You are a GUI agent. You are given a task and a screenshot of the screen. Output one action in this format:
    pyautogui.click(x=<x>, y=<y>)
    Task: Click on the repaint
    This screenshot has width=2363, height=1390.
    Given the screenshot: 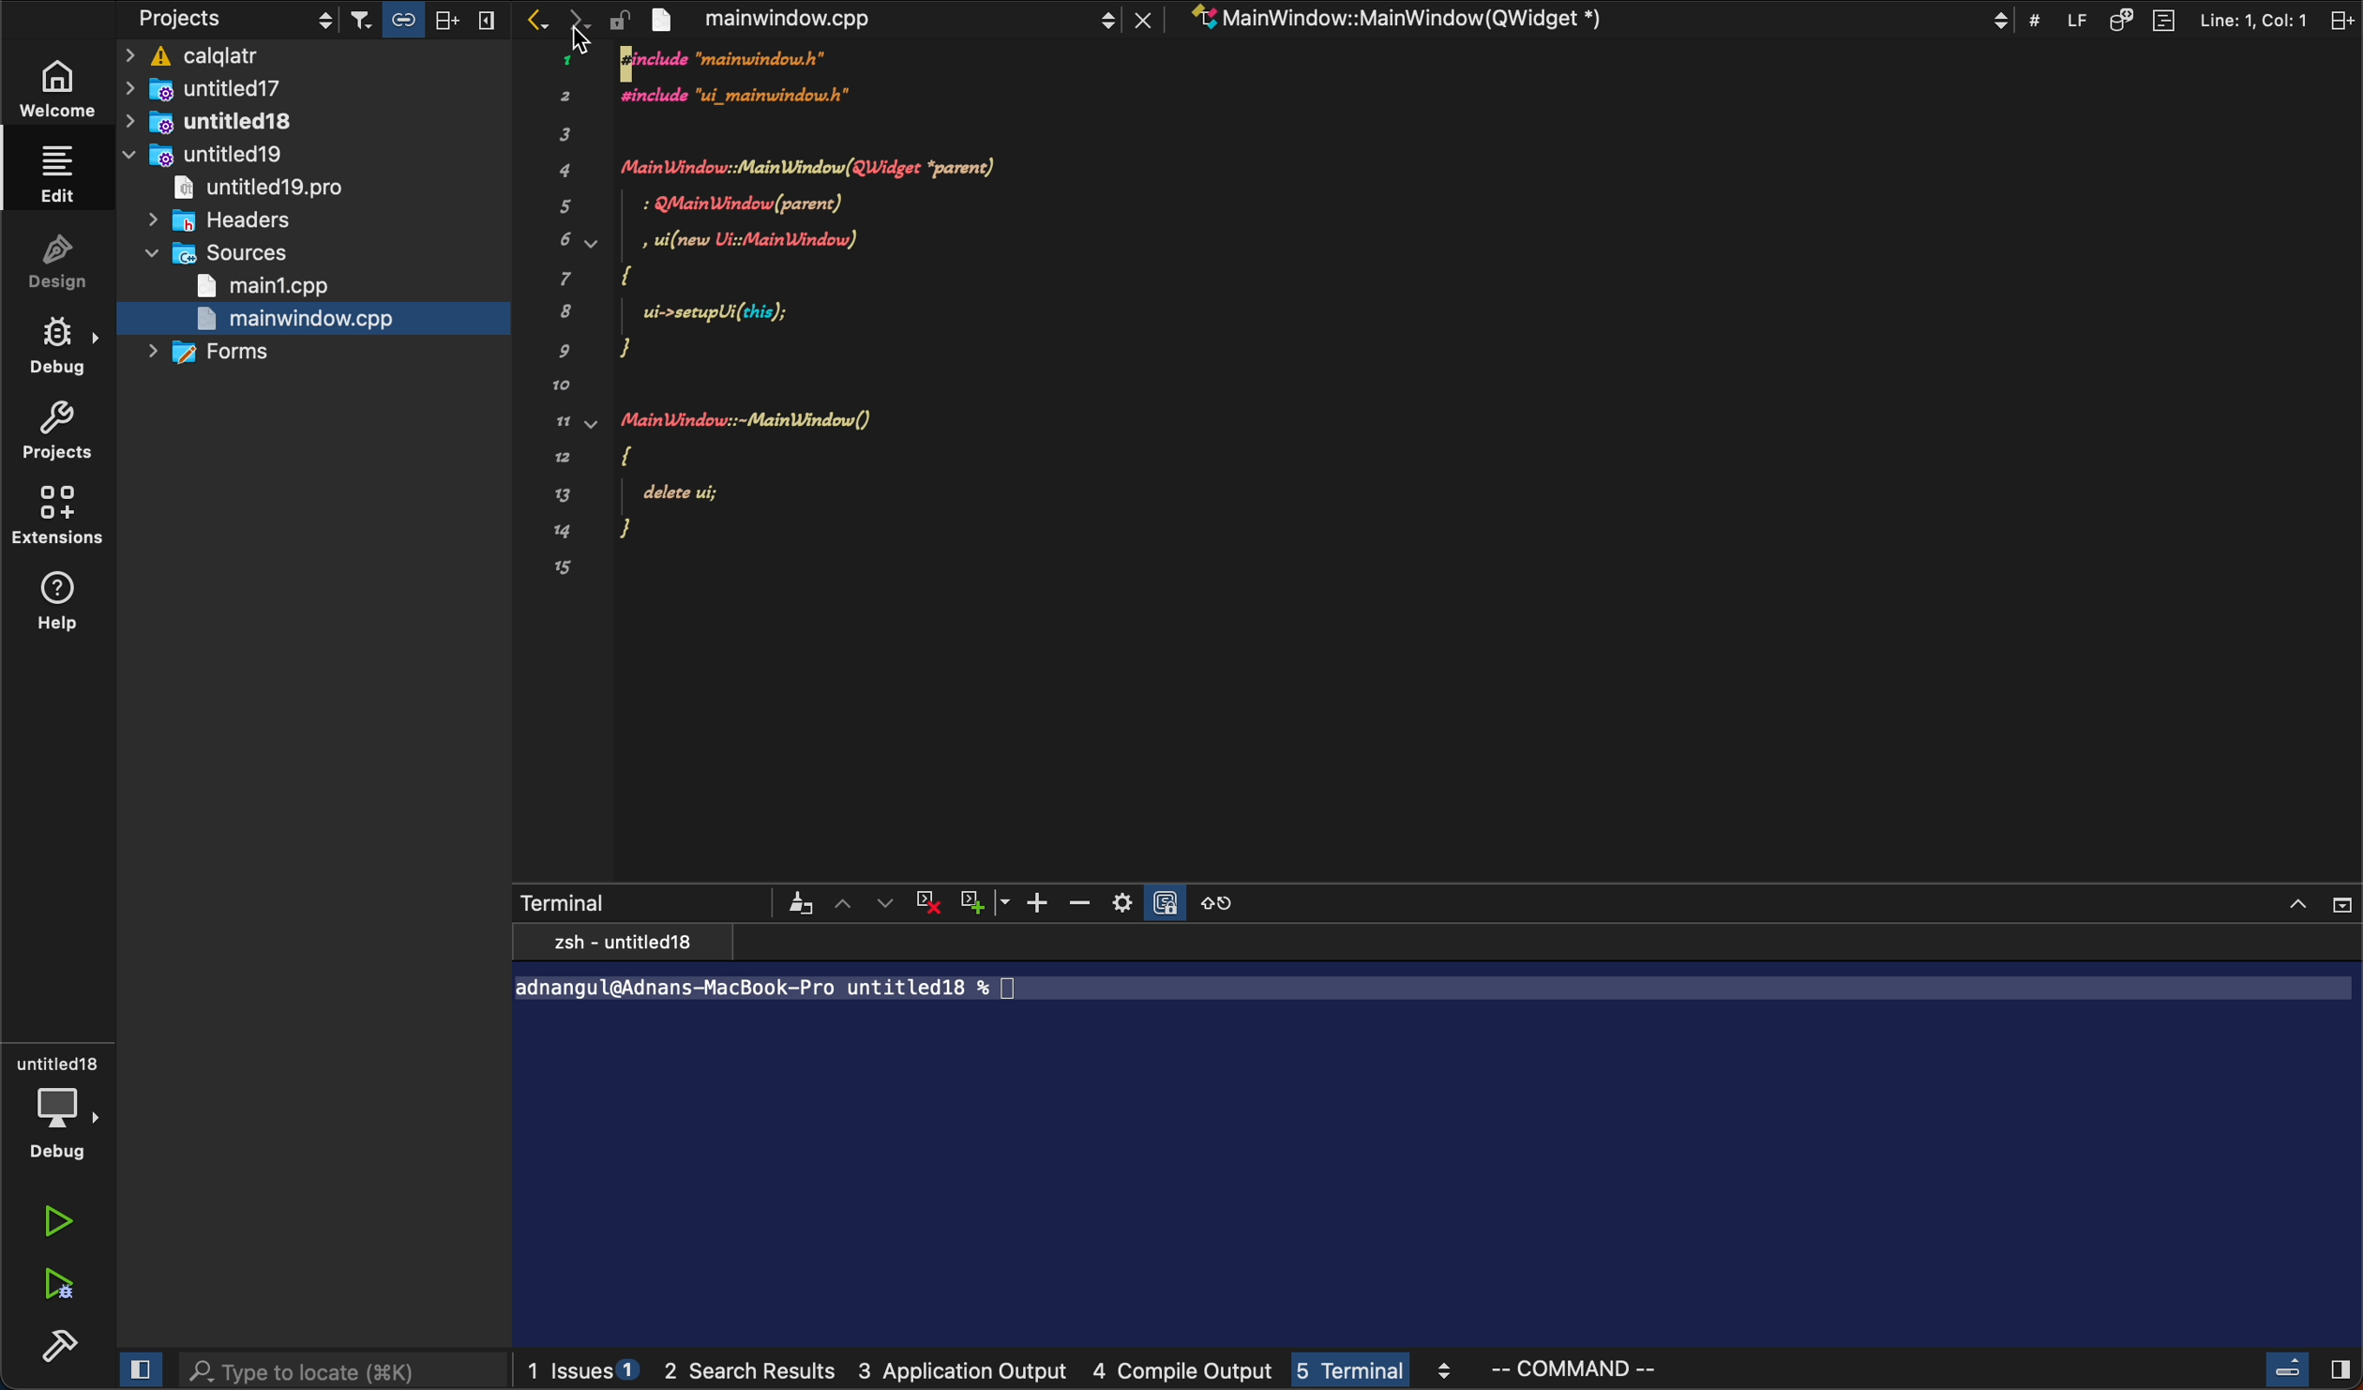 What is the action you would take?
    pyautogui.click(x=800, y=903)
    